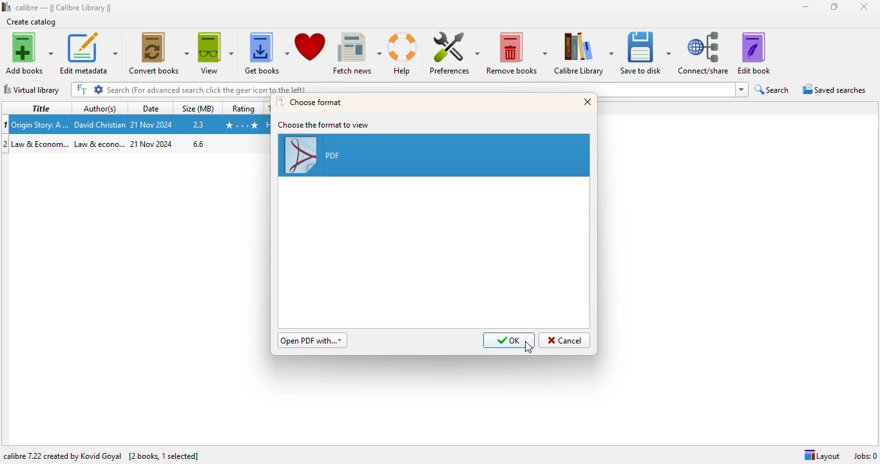 The height and width of the screenshot is (464, 880). I want to click on get books, so click(267, 54).